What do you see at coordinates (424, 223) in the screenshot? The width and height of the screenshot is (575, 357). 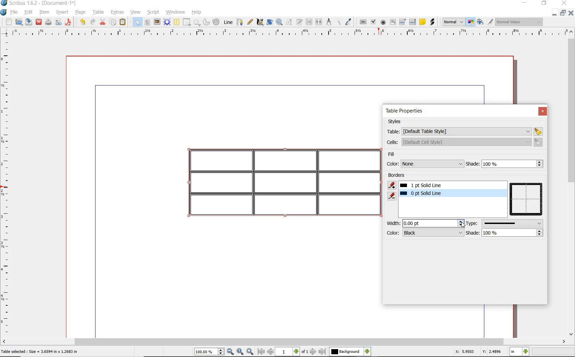 I see `width` at bounding box center [424, 223].